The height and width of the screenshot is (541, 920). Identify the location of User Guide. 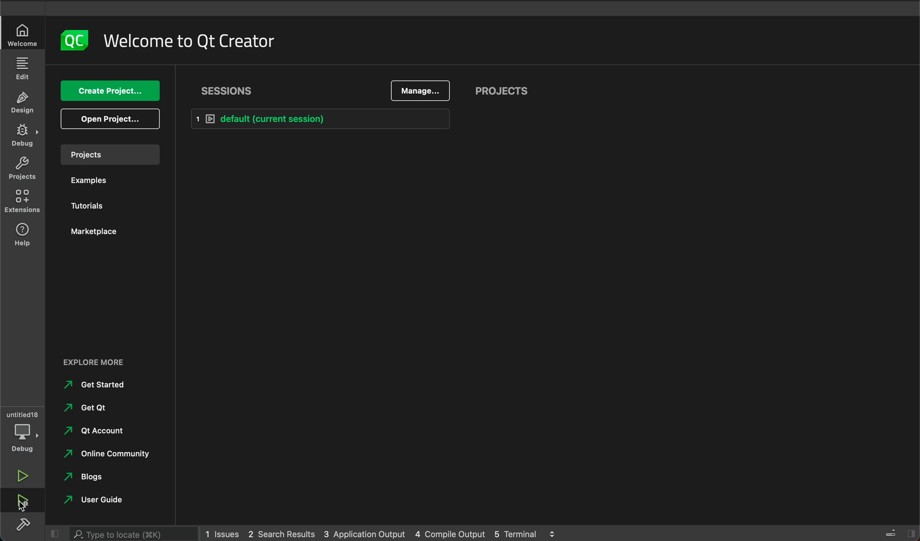
(93, 498).